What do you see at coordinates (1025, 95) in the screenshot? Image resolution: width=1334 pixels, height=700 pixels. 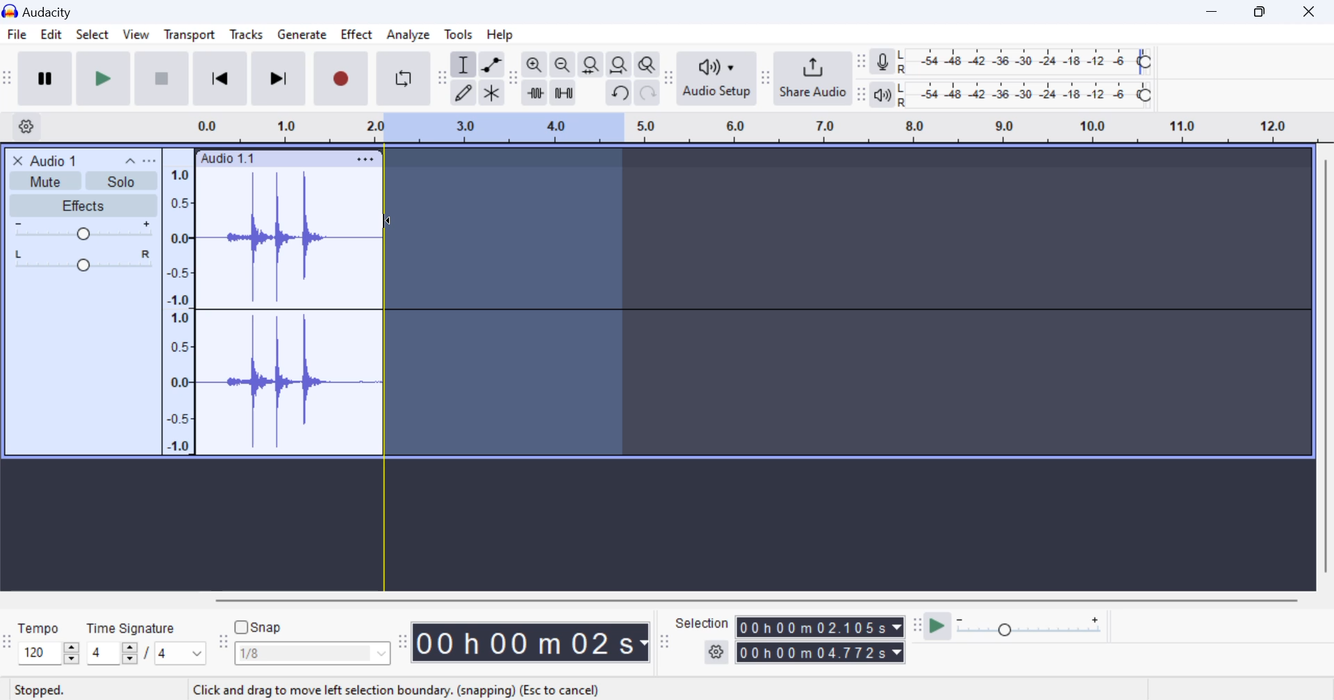 I see `Playback Level` at bounding box center [1025, 95].